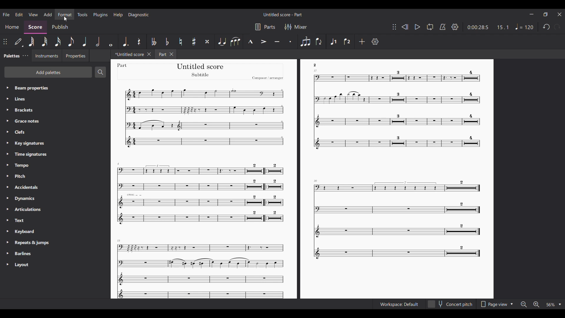  I want to click on Palette tab settings, so click(25, 55).